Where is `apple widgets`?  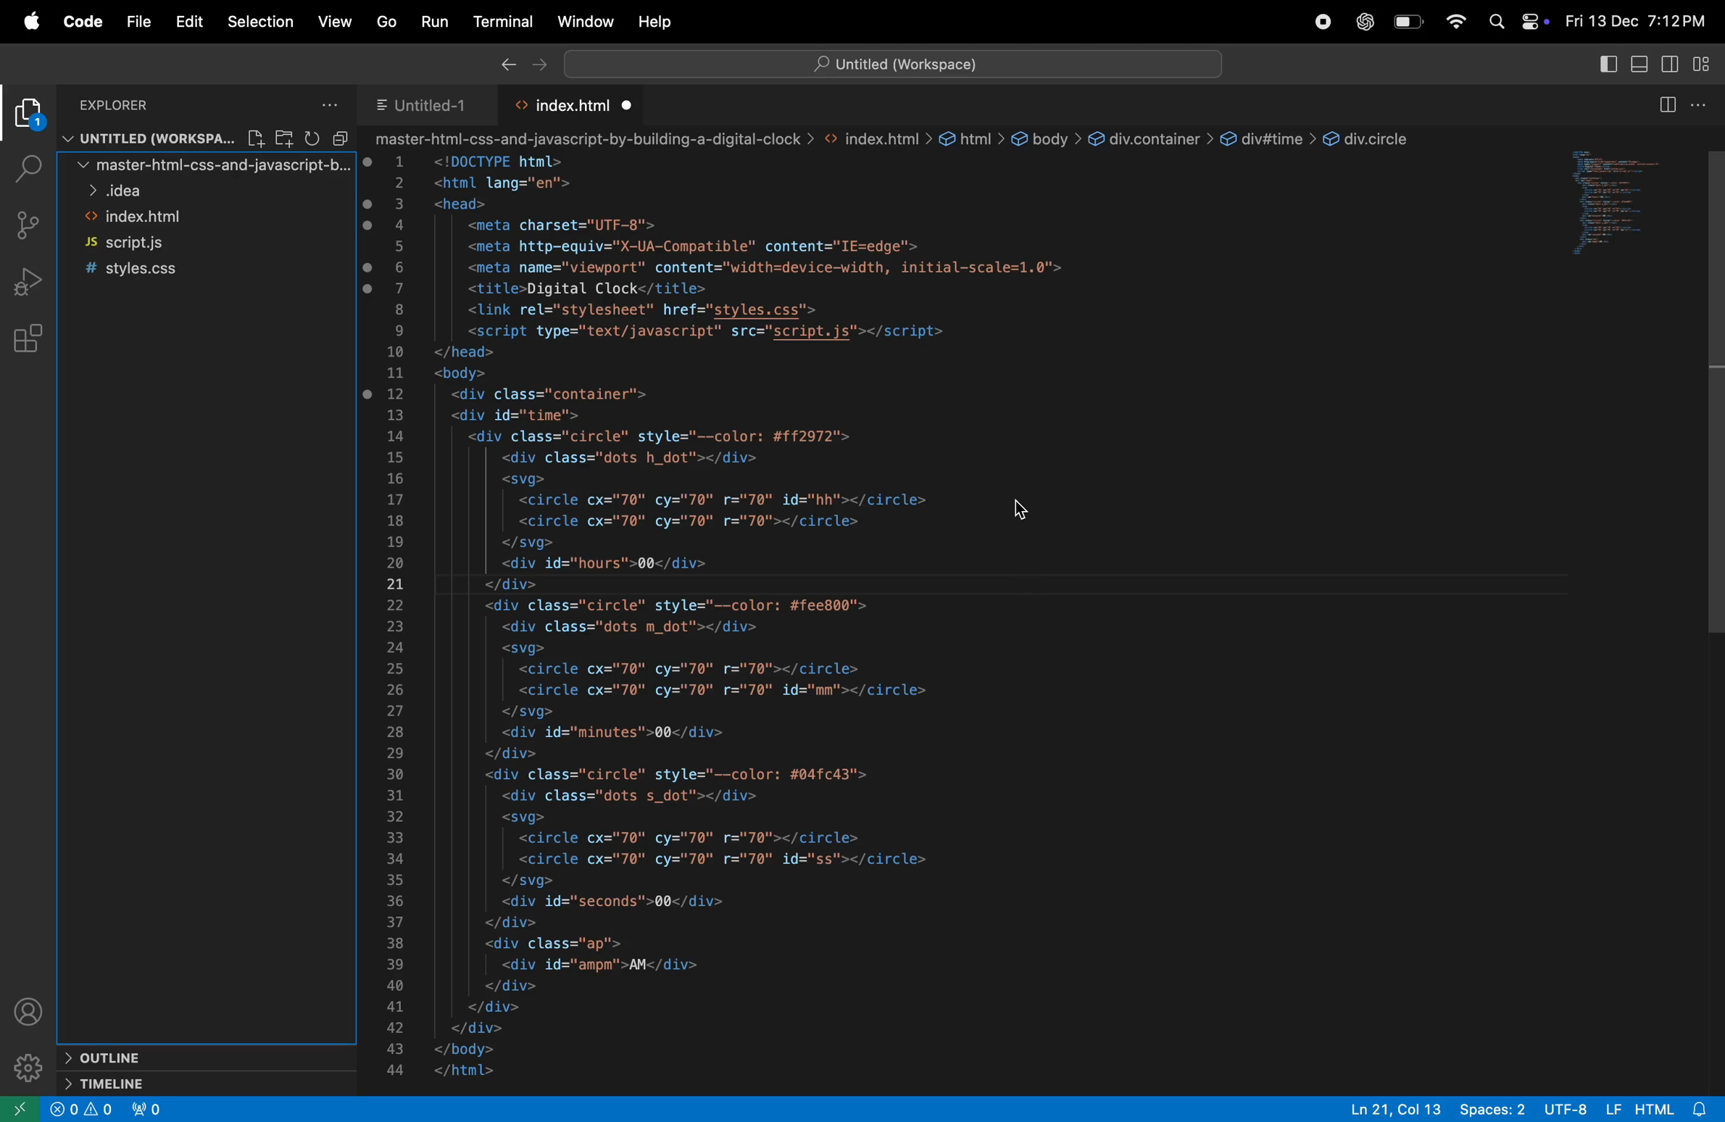
apple widgets is located at coordinates (1515, 22).